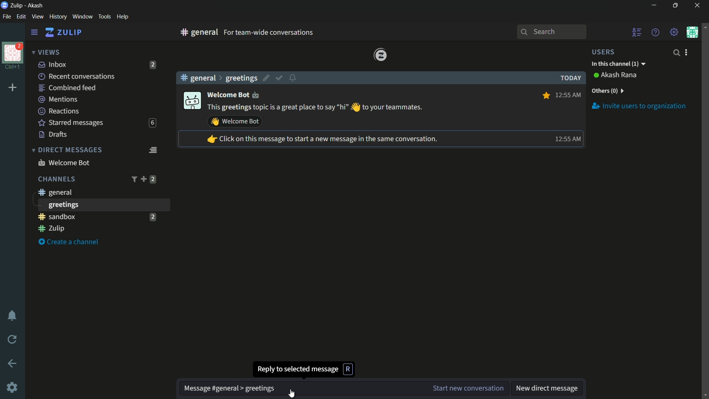 This screenshot has width=709, height=399. What do you see at coordinates (569, 94) in the screenshot?
I see `12: 55 AM` at bounding box center [569, 94].